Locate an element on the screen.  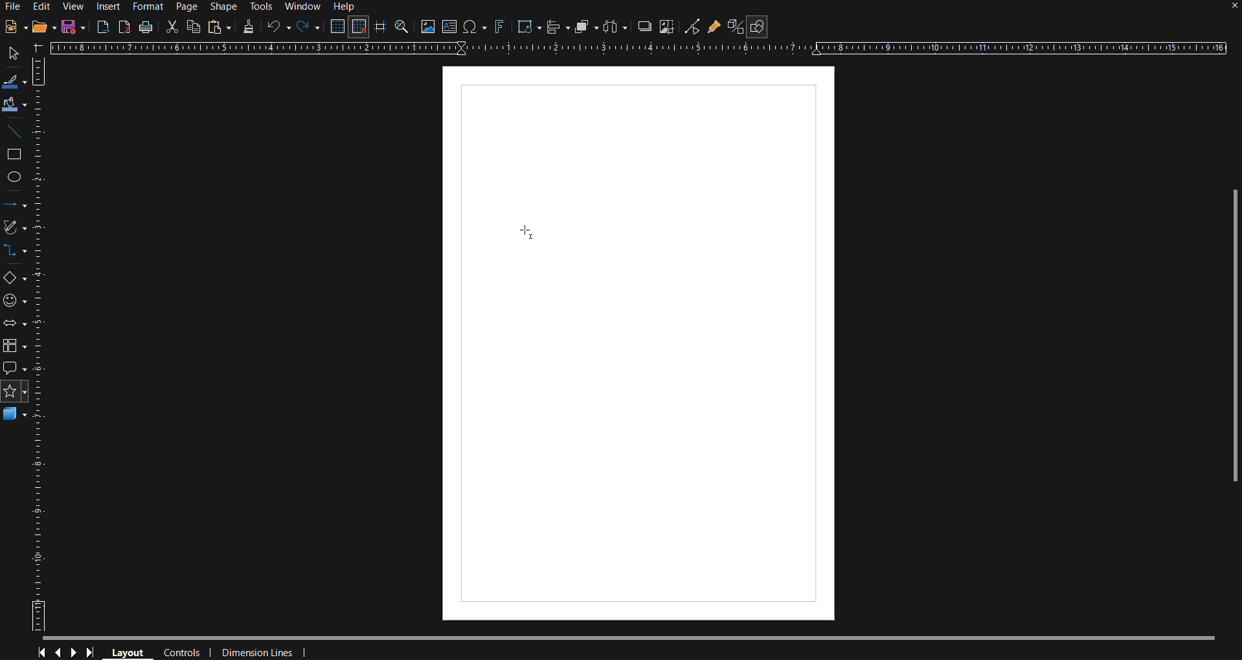
Paste is located at coordinates (218, 27).